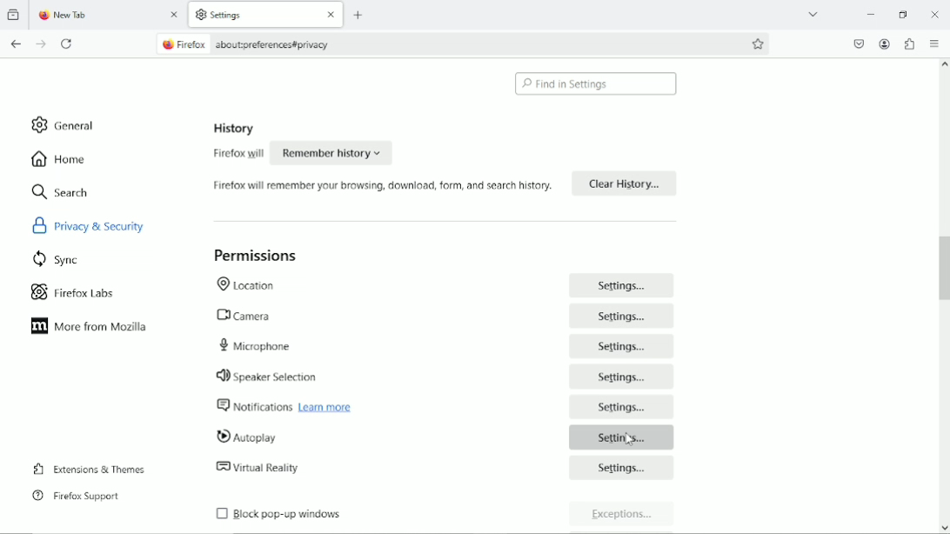  I want to click on firefox will remember you browsing, download, form and search history., so click(378, 190).